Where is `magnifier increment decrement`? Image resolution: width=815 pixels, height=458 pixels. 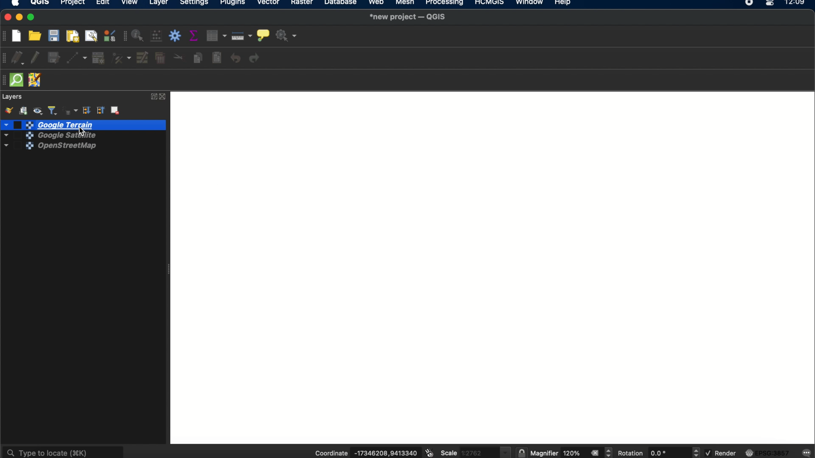
magnifier increment decrement is located at coordinates (610, 452).